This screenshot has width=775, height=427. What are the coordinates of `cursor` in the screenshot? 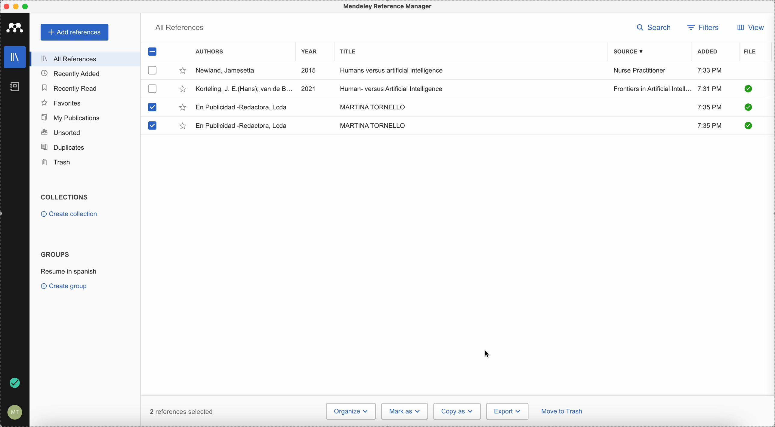 It's located at (487, 354).